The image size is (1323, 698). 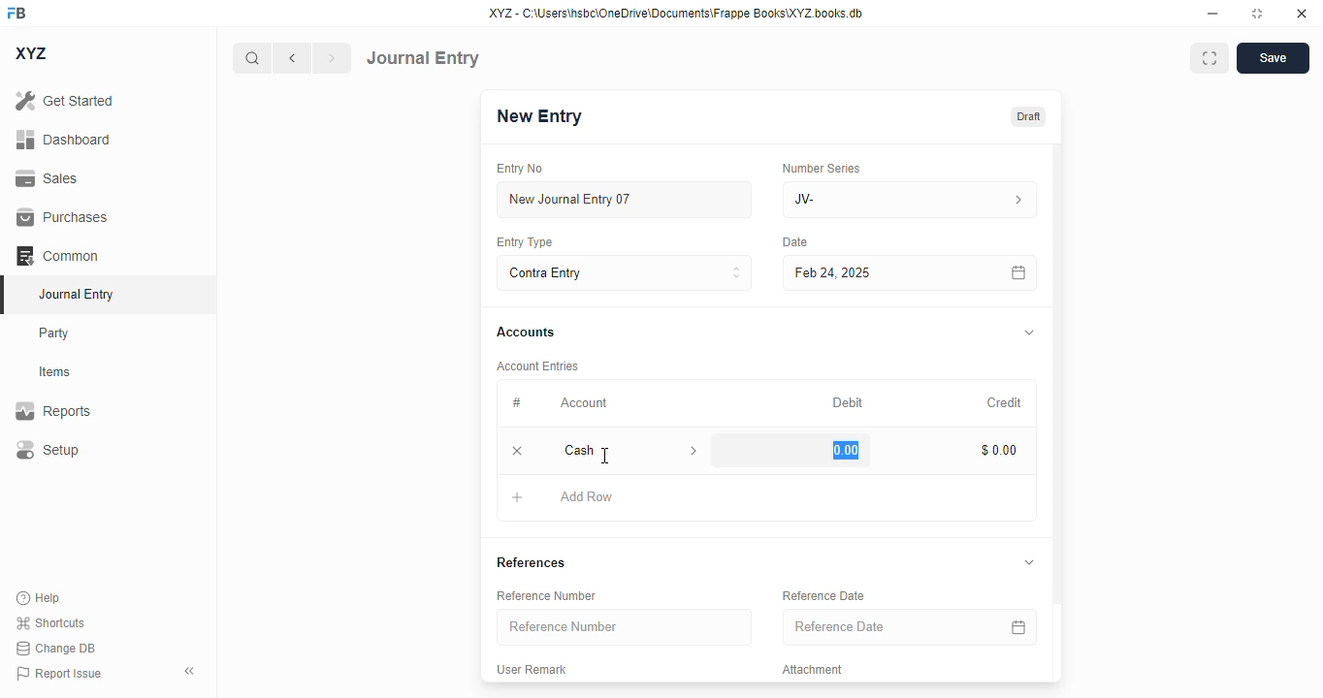 I want to click on report issue, so click(x=59, y=673).